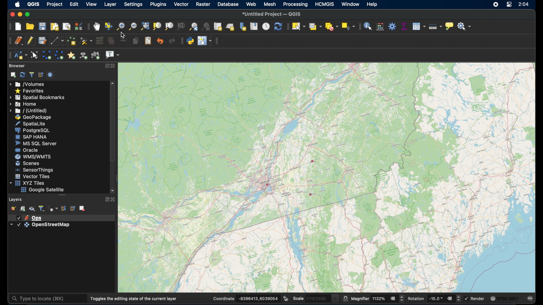 The width and height of the screenshot is (543, 305). I want to click on view, so click(91, 4).